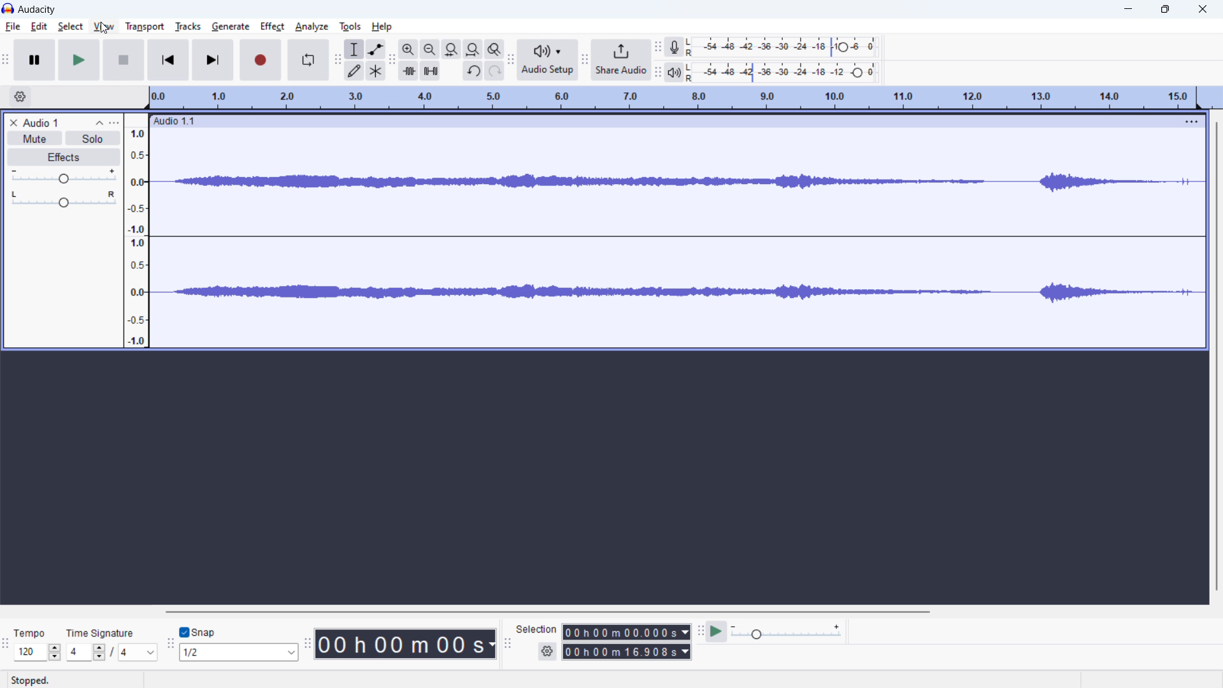 The height and width of the screenshot is (688, 1223). What do you see at coordinates (376, 71) in the screenshot?
I see `multi tool` at bounding box center [376, 71].